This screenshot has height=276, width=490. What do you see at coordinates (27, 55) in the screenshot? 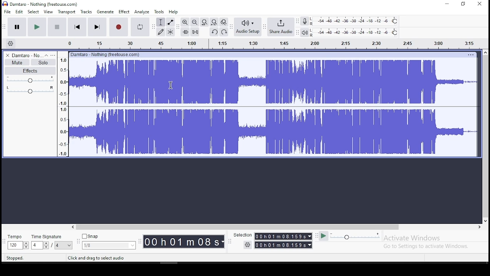
I see `Damtaro - No` at bounding box center [27, 55].